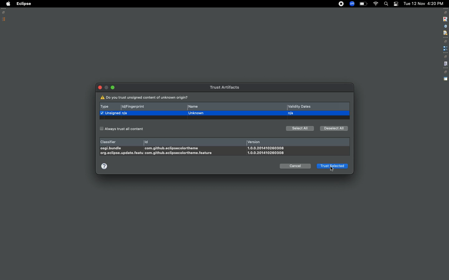 The width and height of the screenshot is (449, 280). What do you see at coordinates (445, 26) in the screenshot?
I see `attribute` at bounding box center [445, 26].